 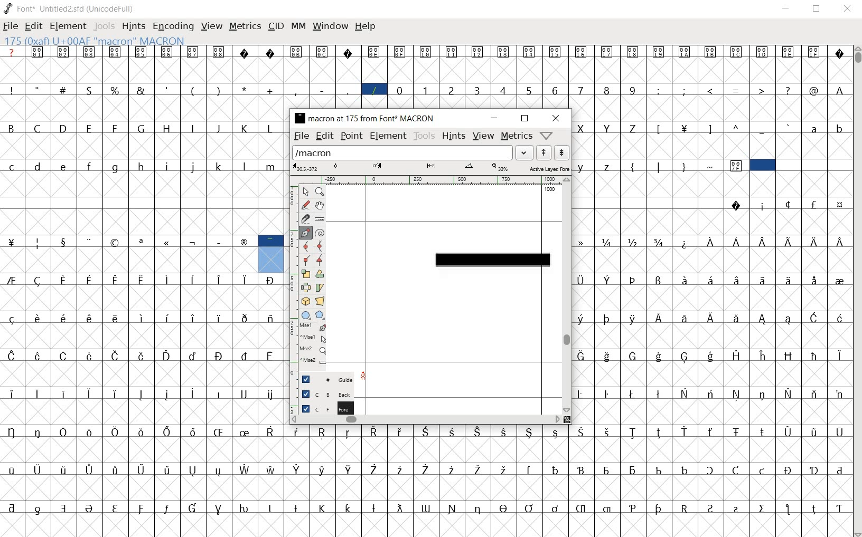 I want to click on Symbol, so click(x=711, y=53).